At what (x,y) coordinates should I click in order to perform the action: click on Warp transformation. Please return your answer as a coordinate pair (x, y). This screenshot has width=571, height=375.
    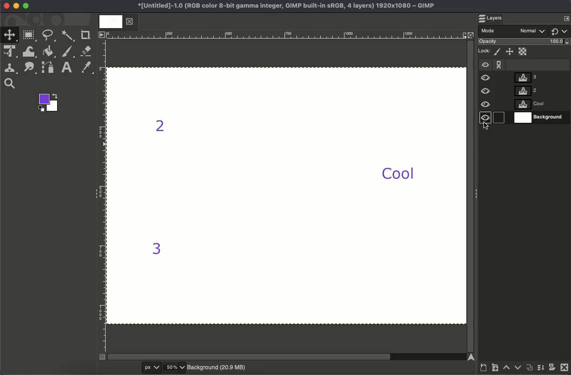
    Looking at the image, I should click on (30, 52).